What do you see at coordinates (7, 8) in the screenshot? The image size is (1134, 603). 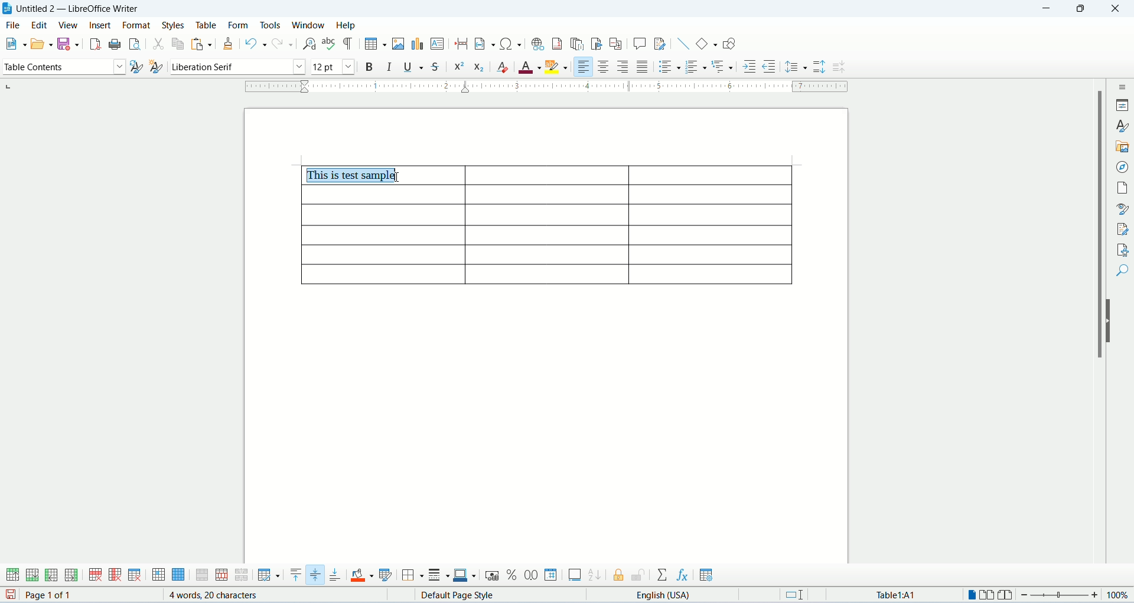 I see `appliction icon` at bounding box center [7, 8].